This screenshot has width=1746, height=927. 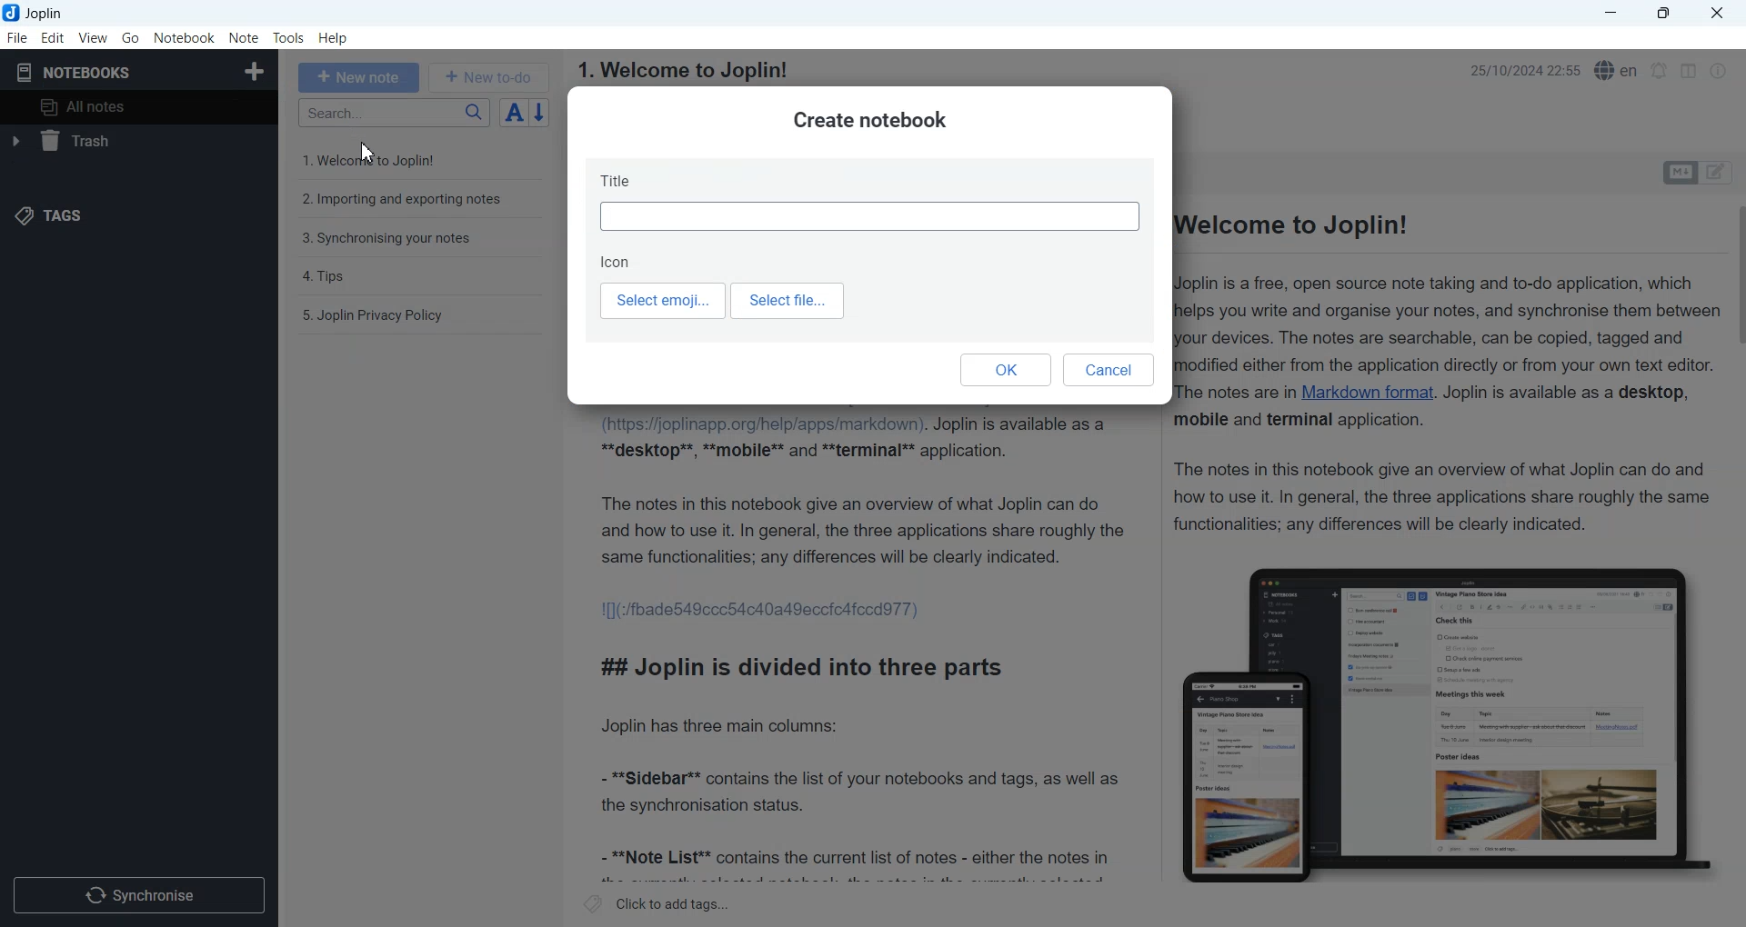 I want to click on Click to add tags, so click(x=657, y=903).